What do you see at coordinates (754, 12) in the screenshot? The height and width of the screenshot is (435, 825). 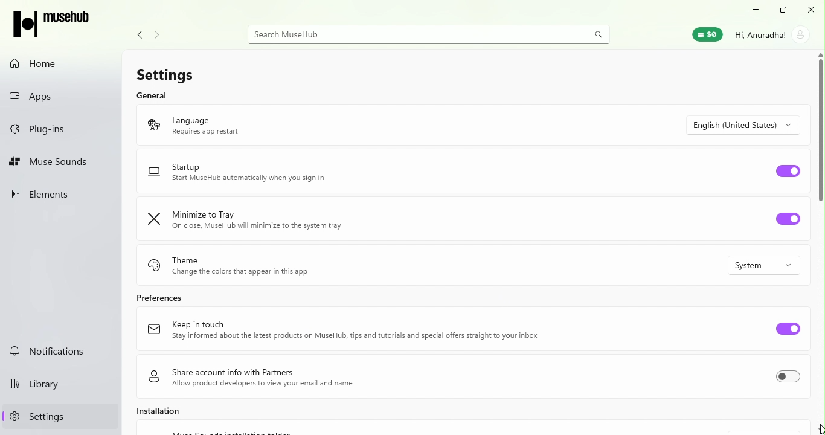 I see `Minimize` at bounding box center [754, 12].